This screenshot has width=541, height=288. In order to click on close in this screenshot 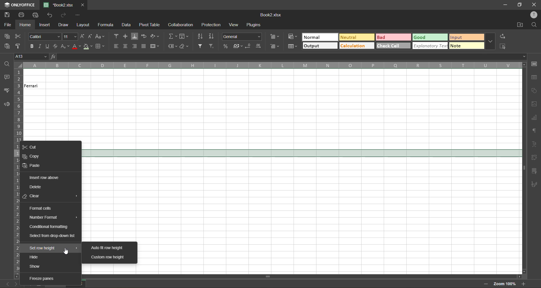, I will do `click(535, 4)`.